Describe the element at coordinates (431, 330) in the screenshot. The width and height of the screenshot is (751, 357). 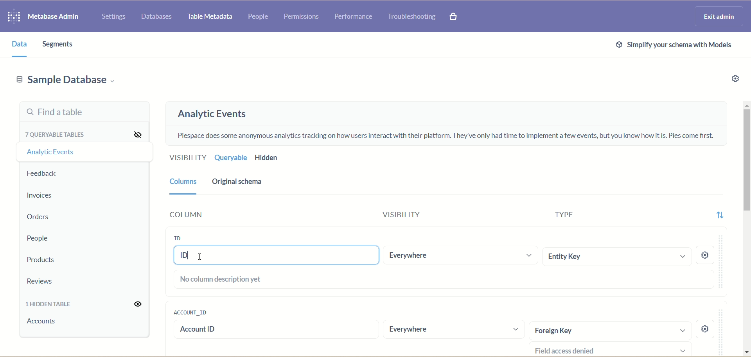
I see `Everywhere` at that location.